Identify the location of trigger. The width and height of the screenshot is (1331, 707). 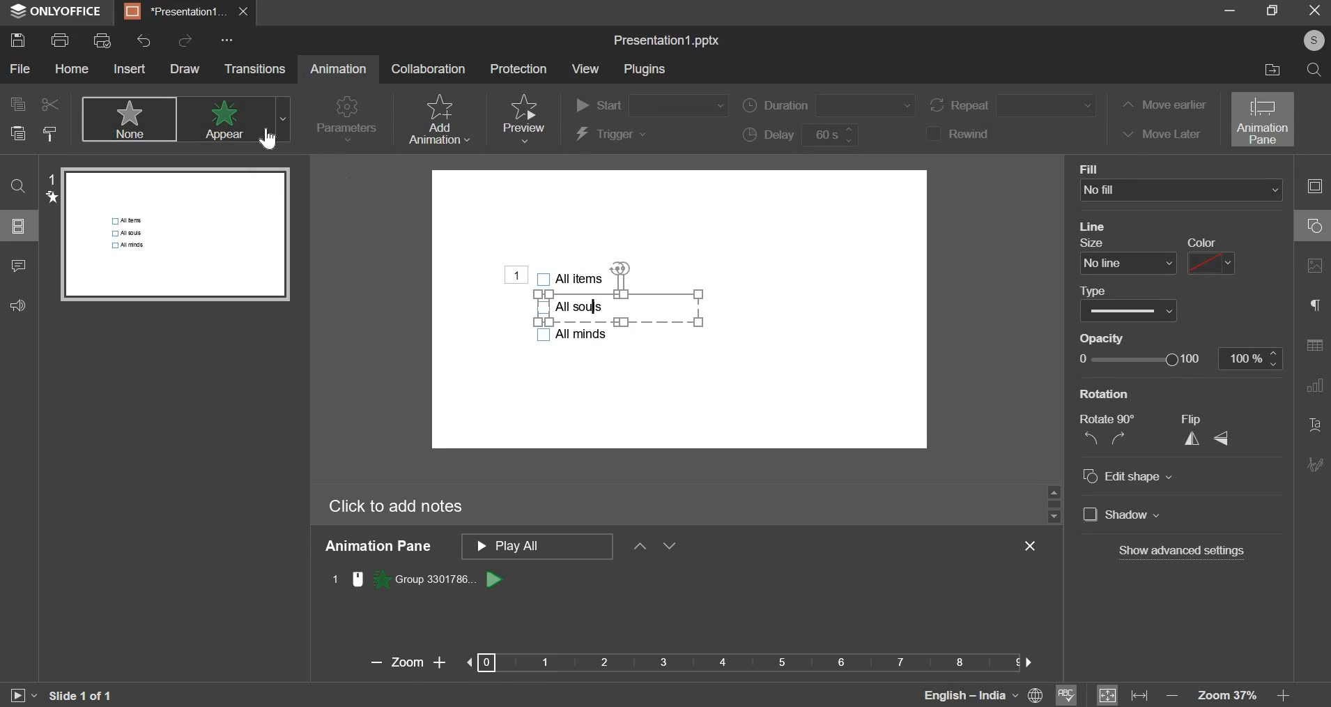
(612, 135).